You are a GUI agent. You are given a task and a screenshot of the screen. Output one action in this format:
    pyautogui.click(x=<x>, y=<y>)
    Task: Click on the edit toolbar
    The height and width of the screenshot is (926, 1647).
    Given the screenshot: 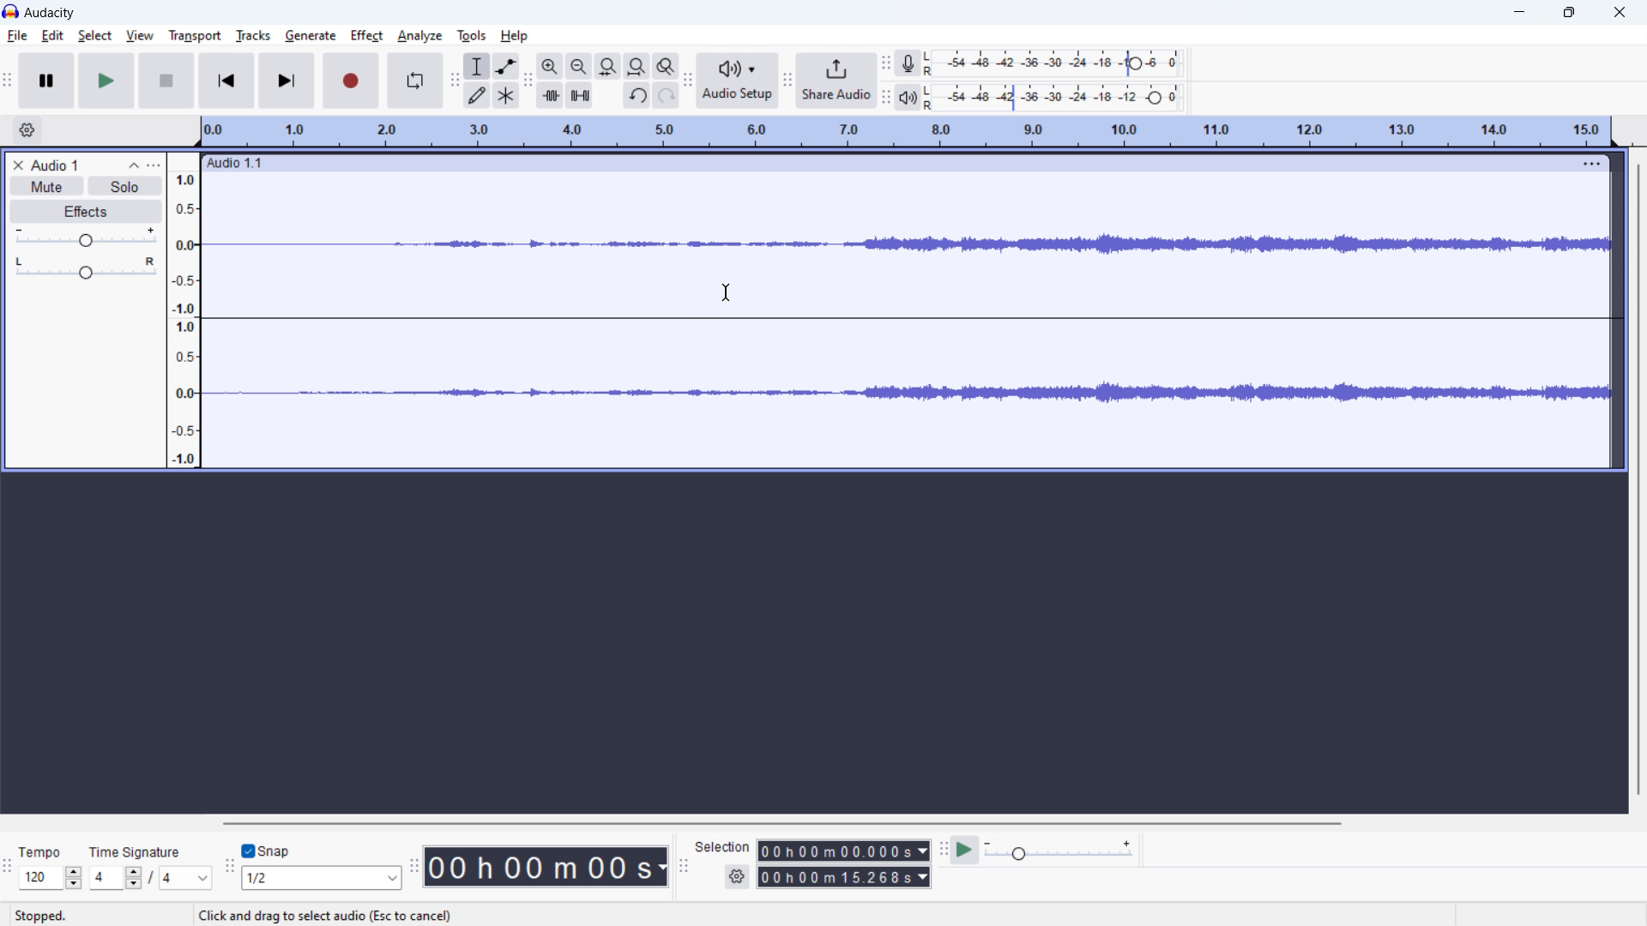 What is the action you would take?
    pyautogui.click(x=528, y=81)
    